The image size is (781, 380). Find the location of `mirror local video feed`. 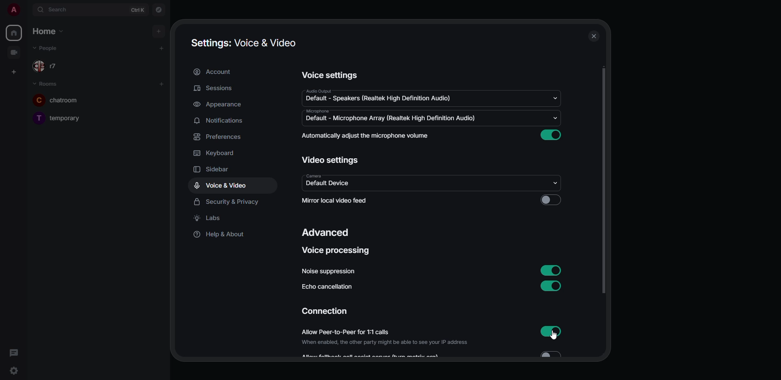

mirror local video feed is located at coordinates (333, 200).